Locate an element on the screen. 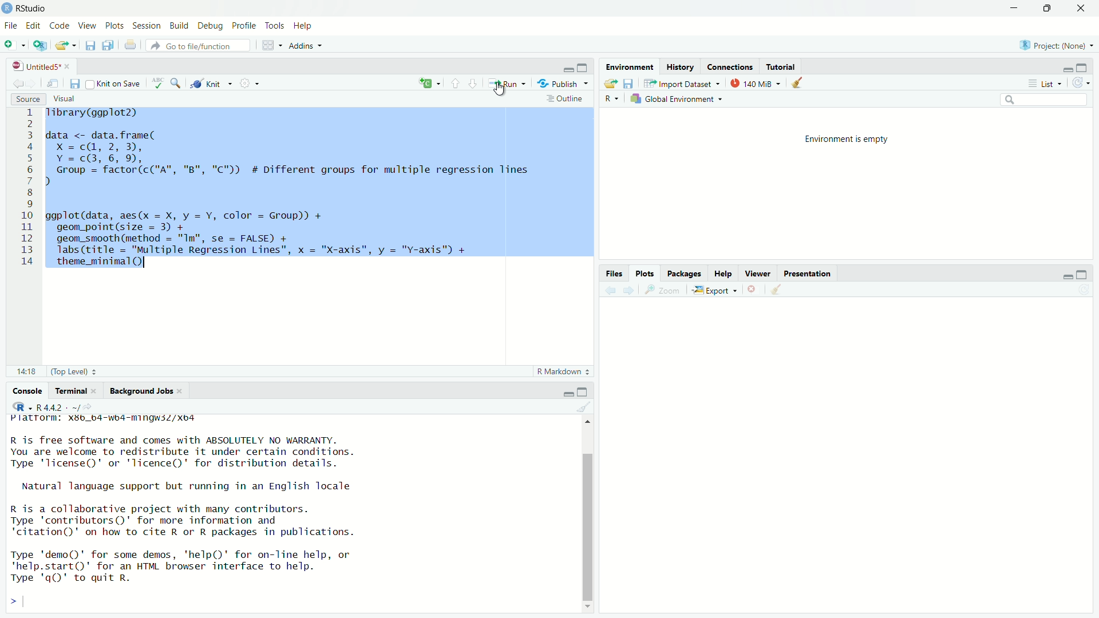 This screenshot has width=1099, height=618. add script is located at coordinates (39, 46).